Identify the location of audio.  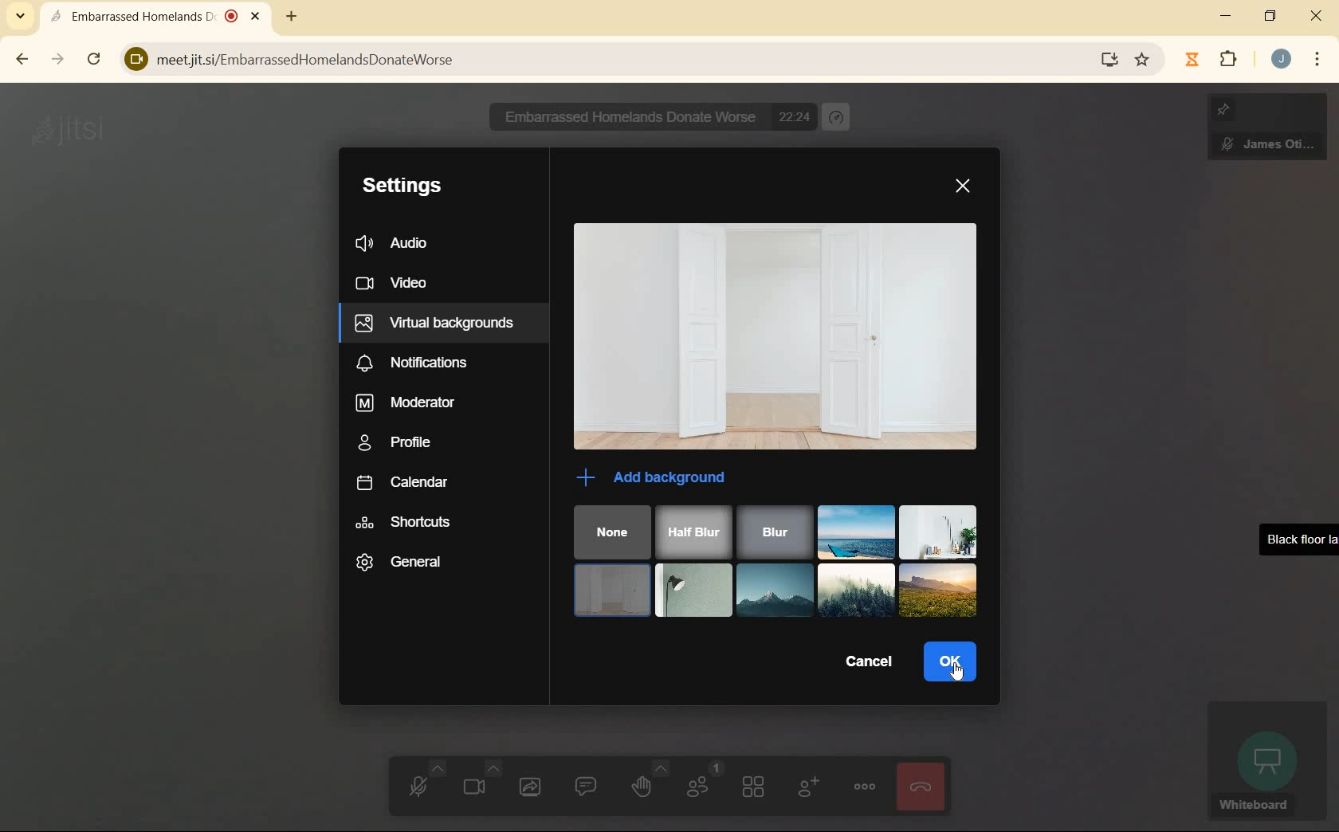
(395, 243).